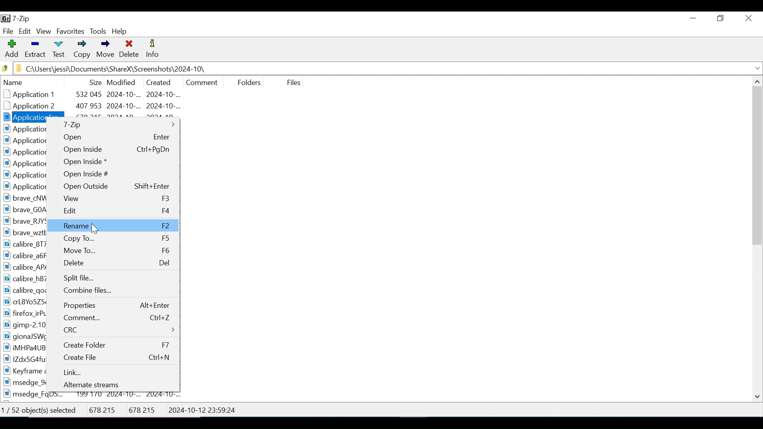  Describe the element at coordinates (114, 198) in the screenshot. I see `View` at that location.